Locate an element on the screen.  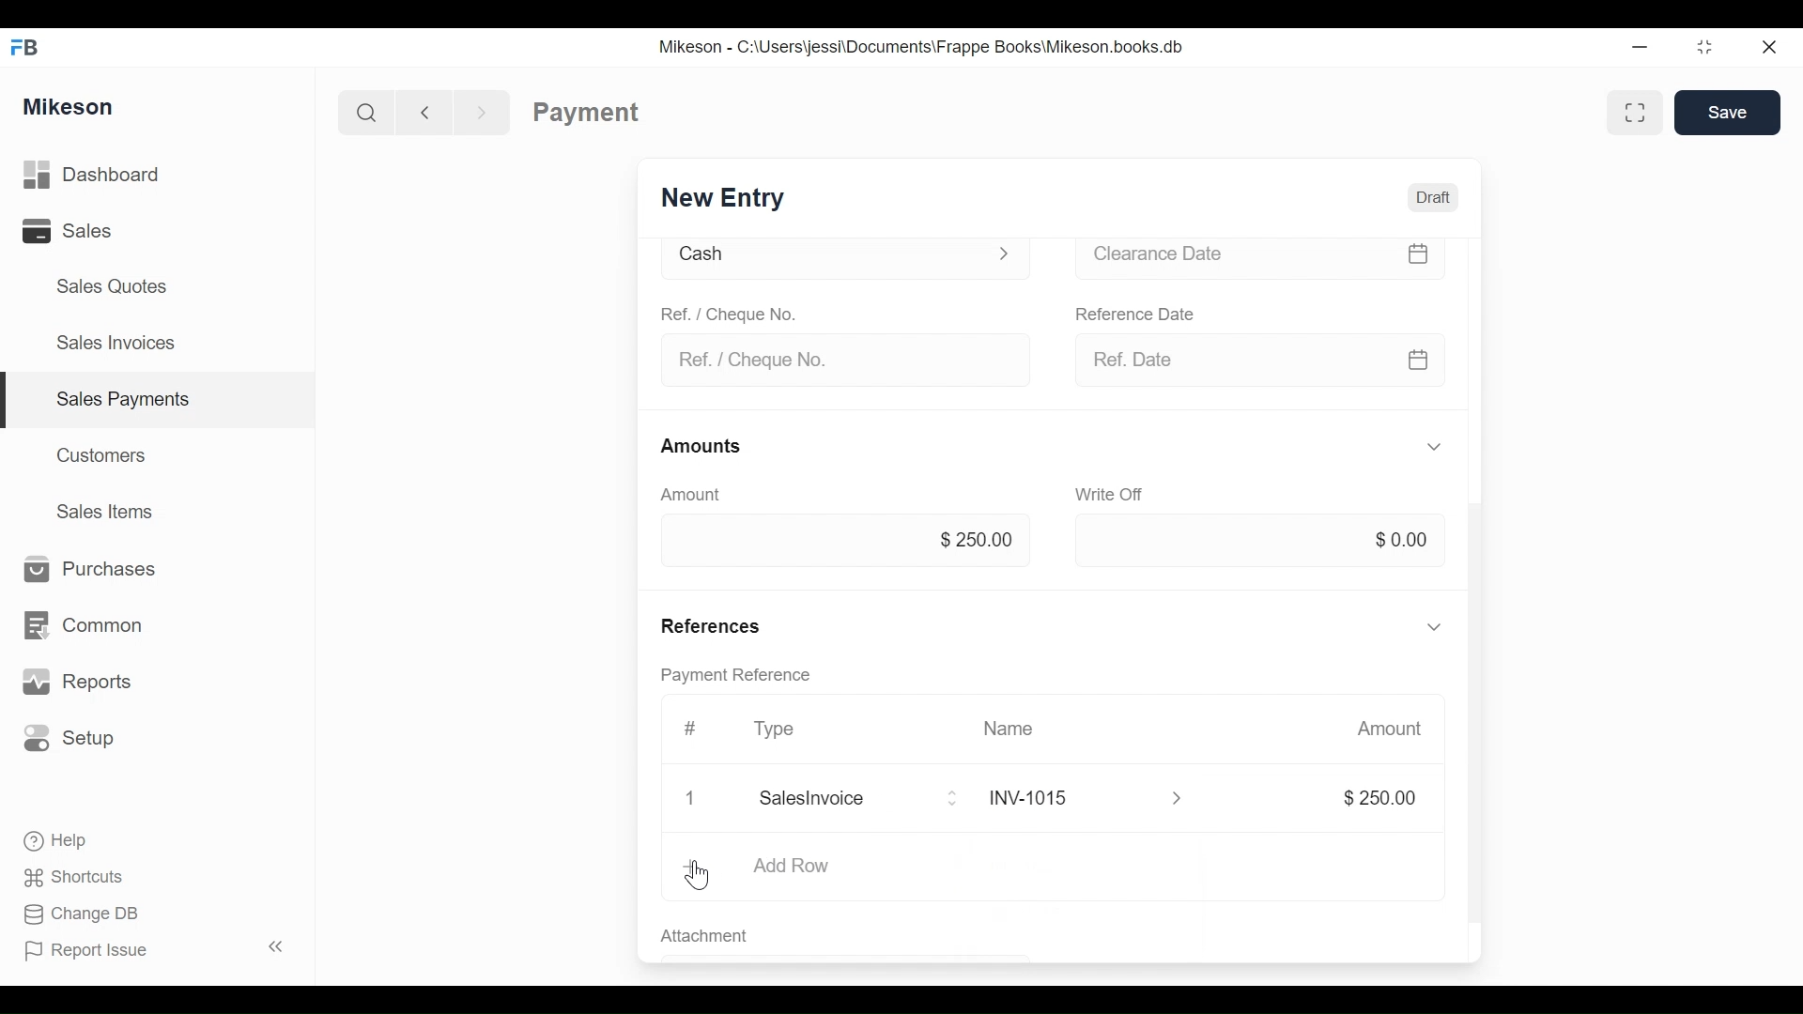
Shortcuts is located at coordinates (82, 872).